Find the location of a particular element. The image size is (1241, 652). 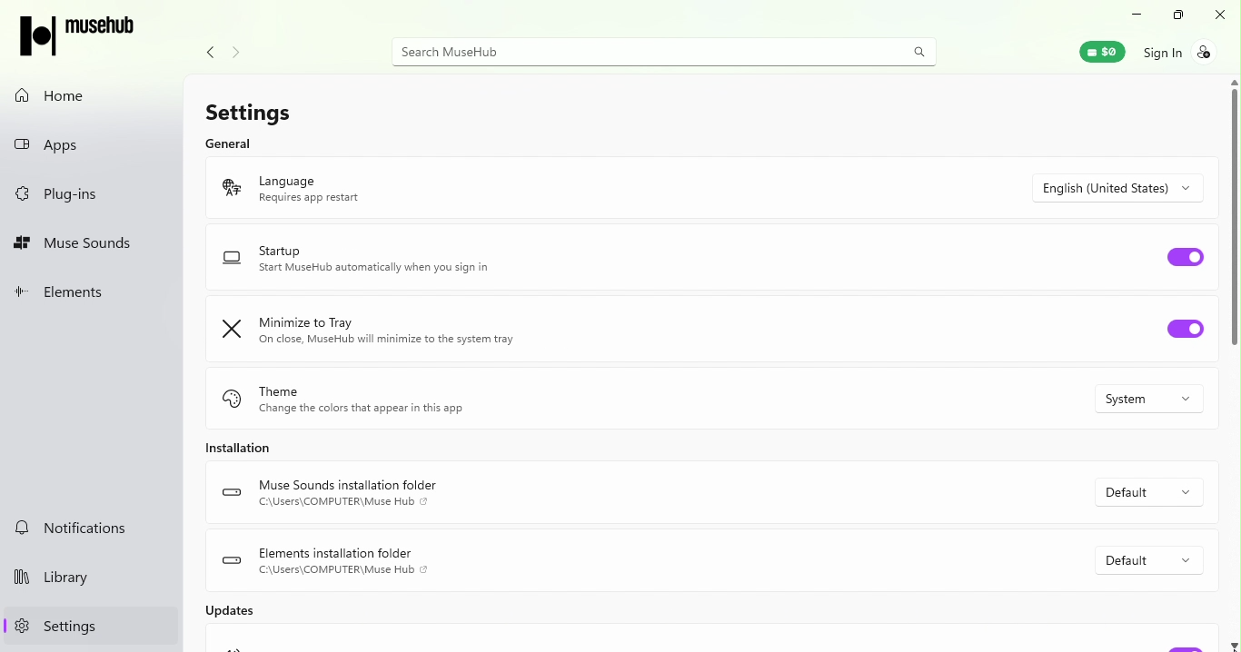

Installation is located at coordinates (242, 448).